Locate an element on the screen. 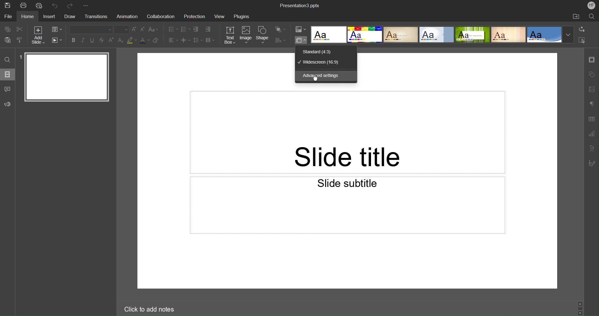  Numbered List is located at coordinates (185, 29).